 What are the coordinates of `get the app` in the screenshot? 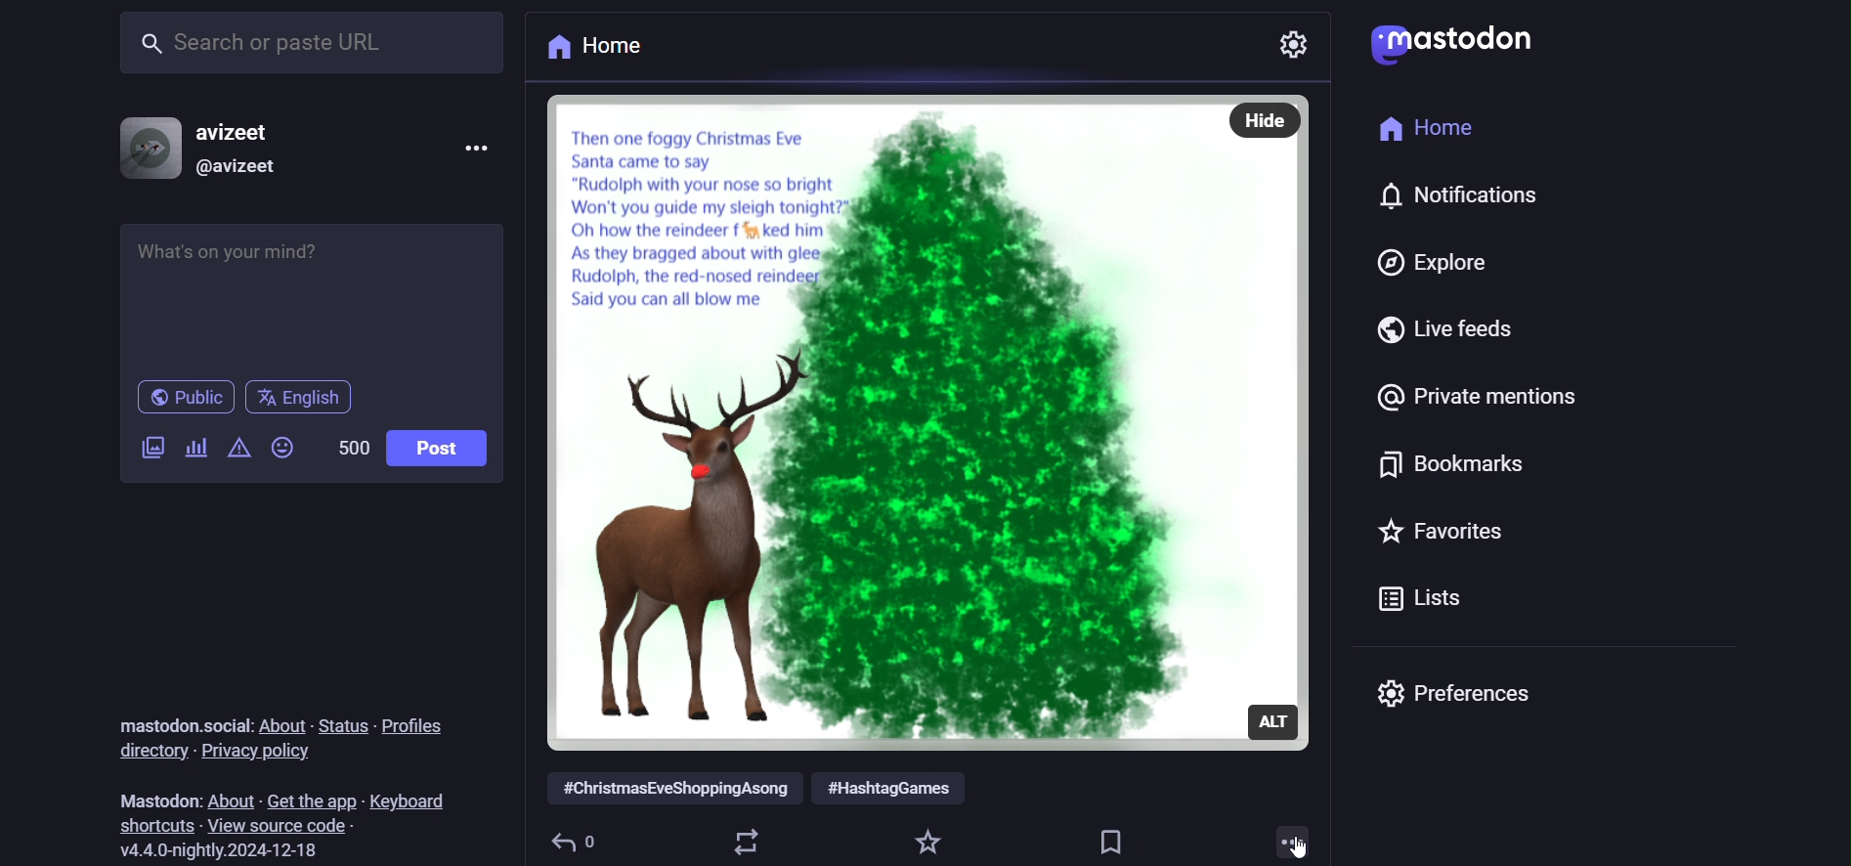 It's located at (307, 798).